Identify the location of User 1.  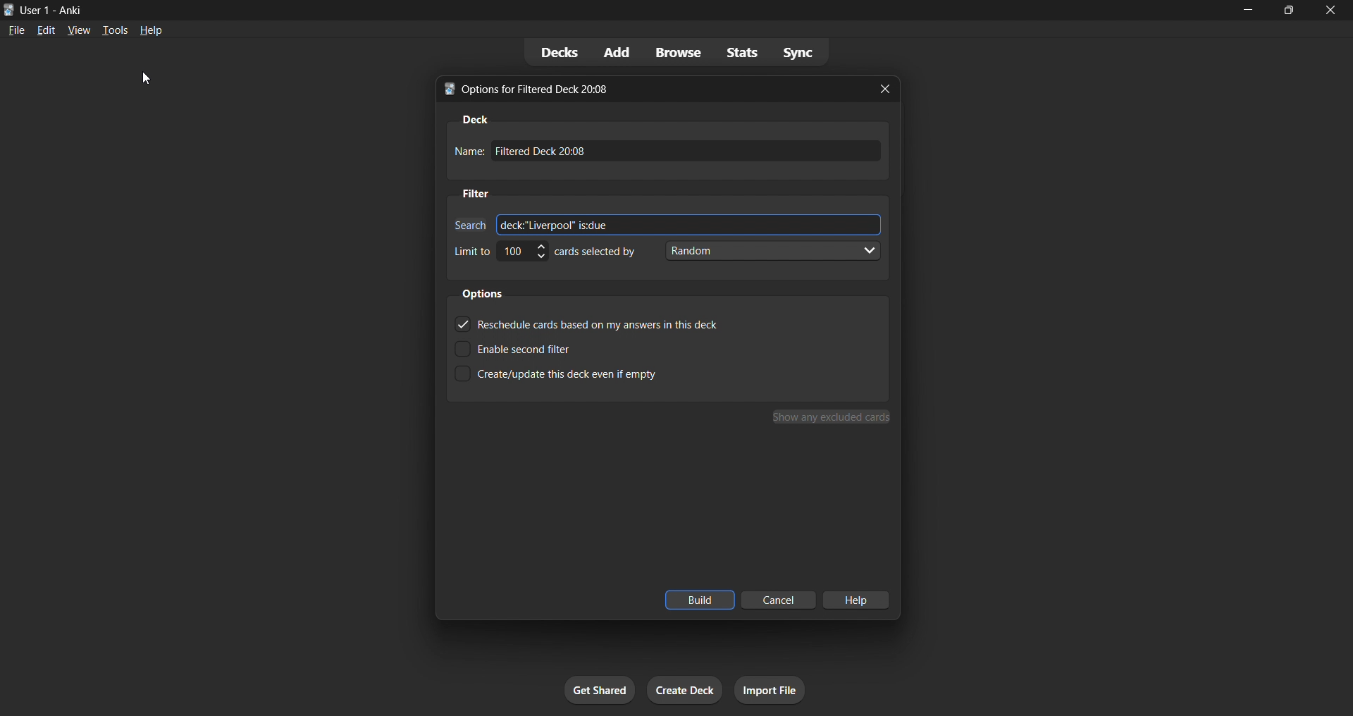
(35, 9).